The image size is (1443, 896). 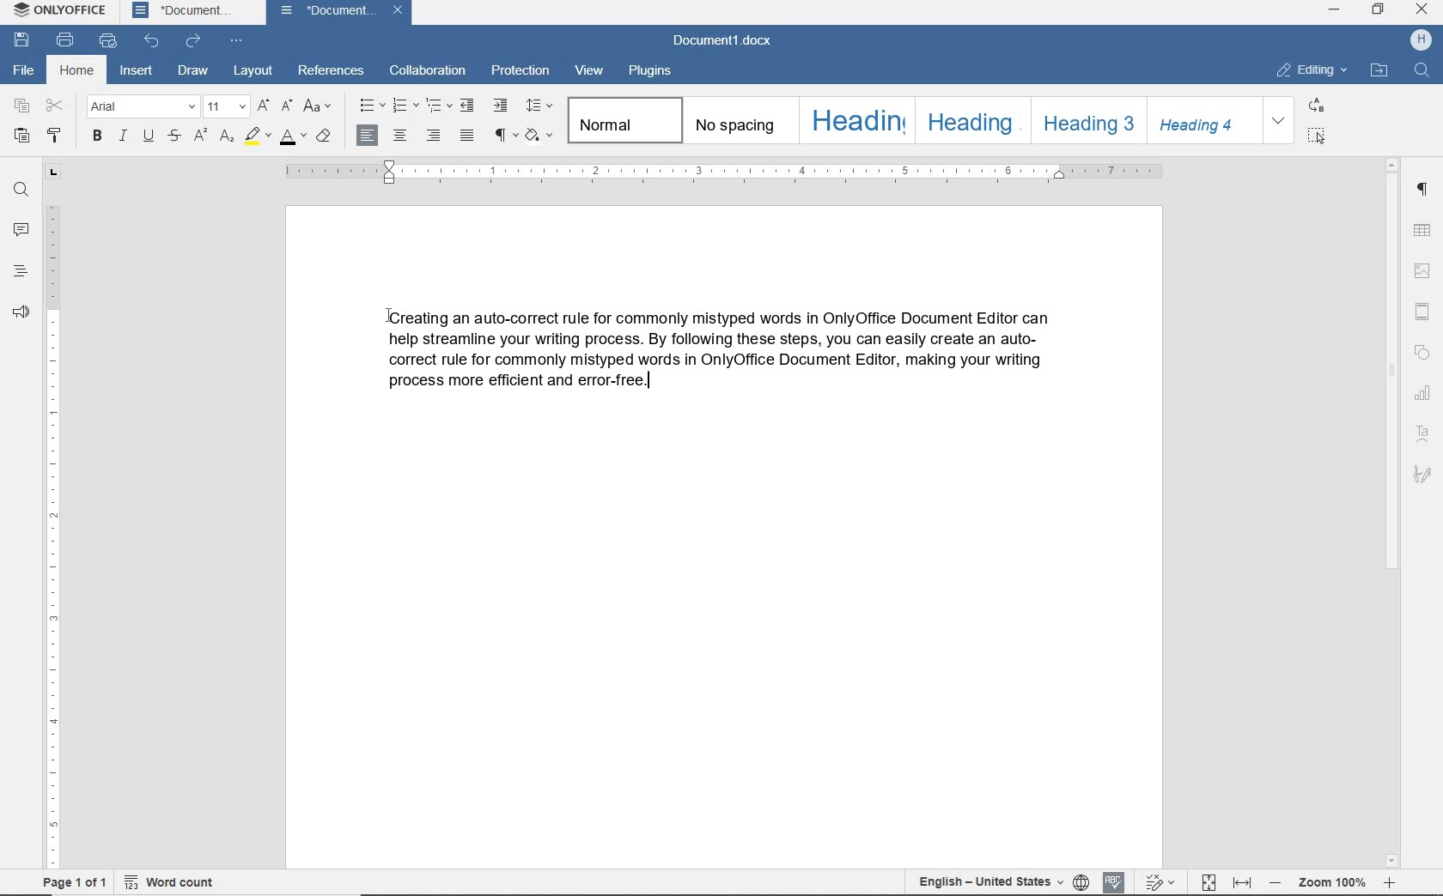 I want to click on font, so click(x=142, y=105).